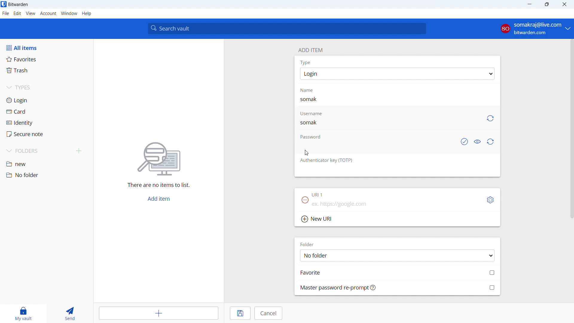 The height and width of the screenshot is (323, 574). Describe the element at coordinates (17, 13) in the screenshot. I see `edit` at that location.